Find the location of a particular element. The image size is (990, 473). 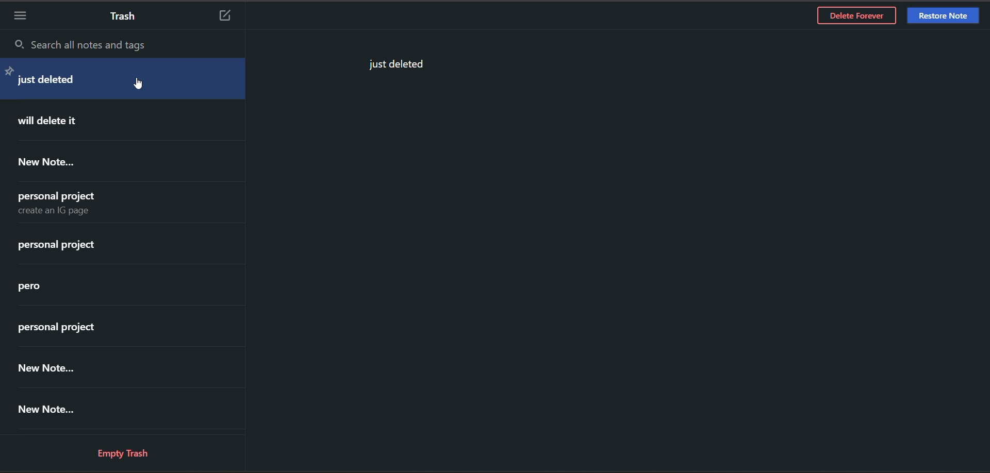

trash is located at coordinates (127, 18).